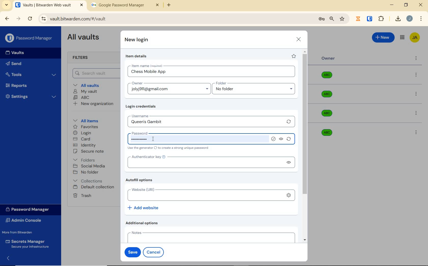 This screenshot has width=428, height=266. Describe the element at coordinates (415, 38) in the screenshot. I see `Bitwarden Account` at that location.